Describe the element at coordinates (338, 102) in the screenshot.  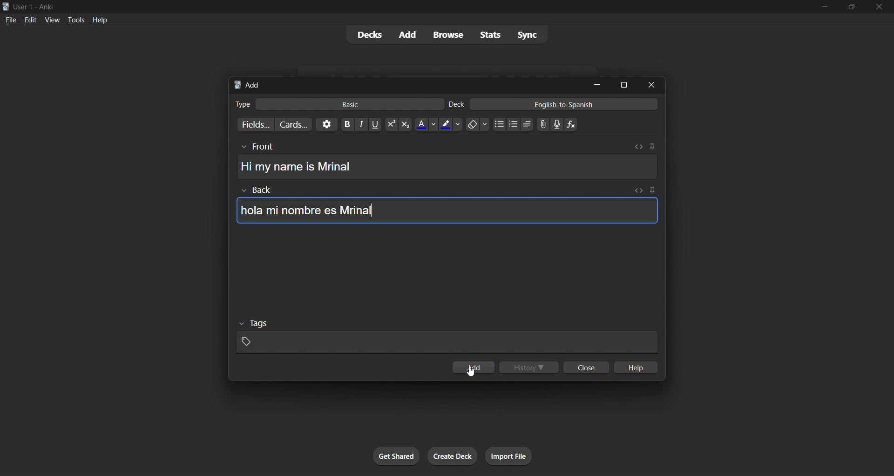
I see `basic card type` at that location.